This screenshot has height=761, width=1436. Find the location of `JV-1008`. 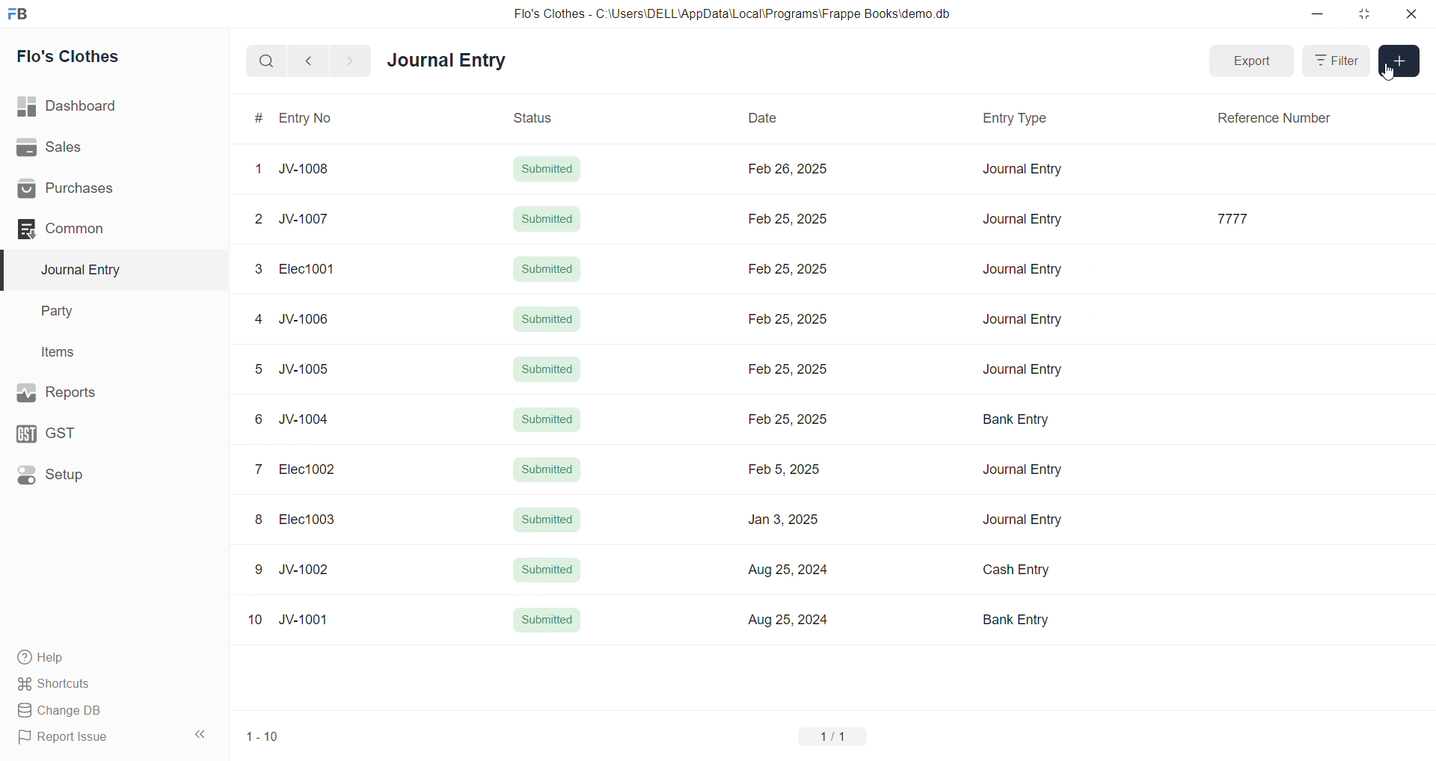

JV-1008 is located at coordinates (310, 171).